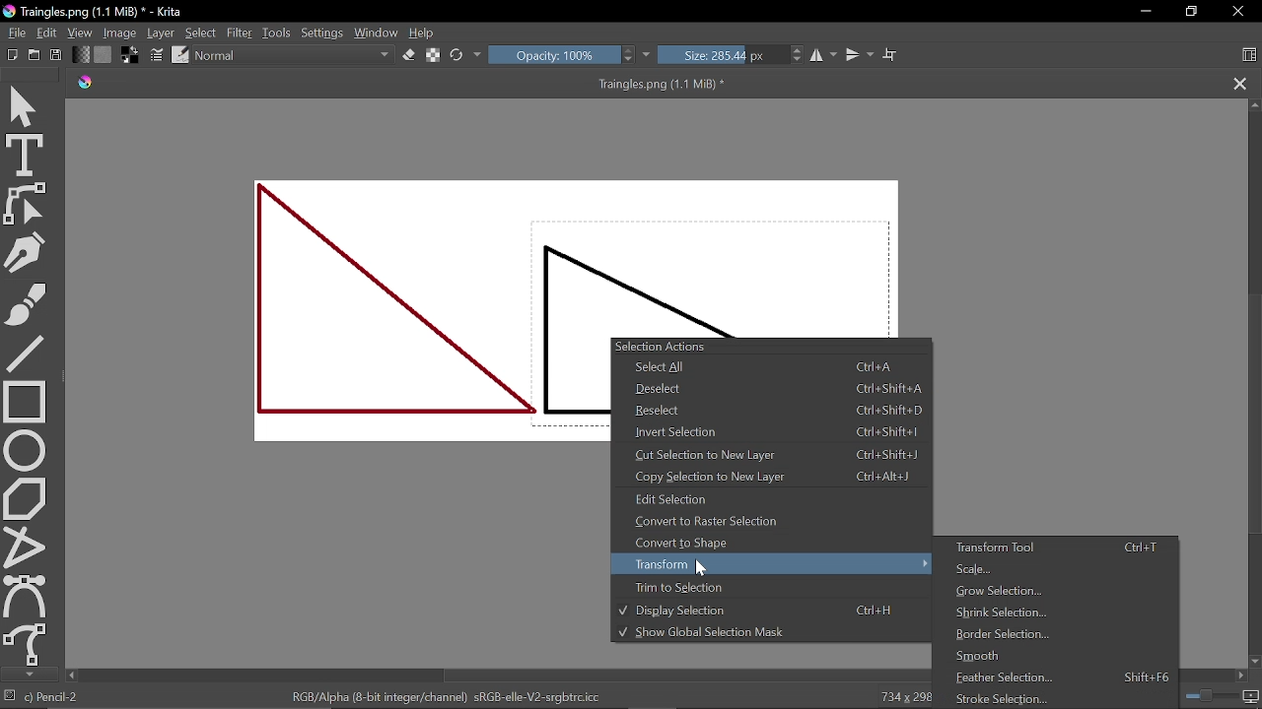 Image resolution: width=1262 pixels, height=709 pixels. What do you see at coordinates (1053, 571) in the screenshot?
I see `Scale` at bounding box center [1053, 571].